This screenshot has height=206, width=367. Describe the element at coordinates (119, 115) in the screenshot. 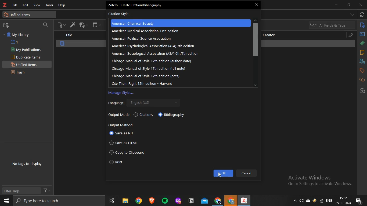

I see `Output Mode:` at that location.